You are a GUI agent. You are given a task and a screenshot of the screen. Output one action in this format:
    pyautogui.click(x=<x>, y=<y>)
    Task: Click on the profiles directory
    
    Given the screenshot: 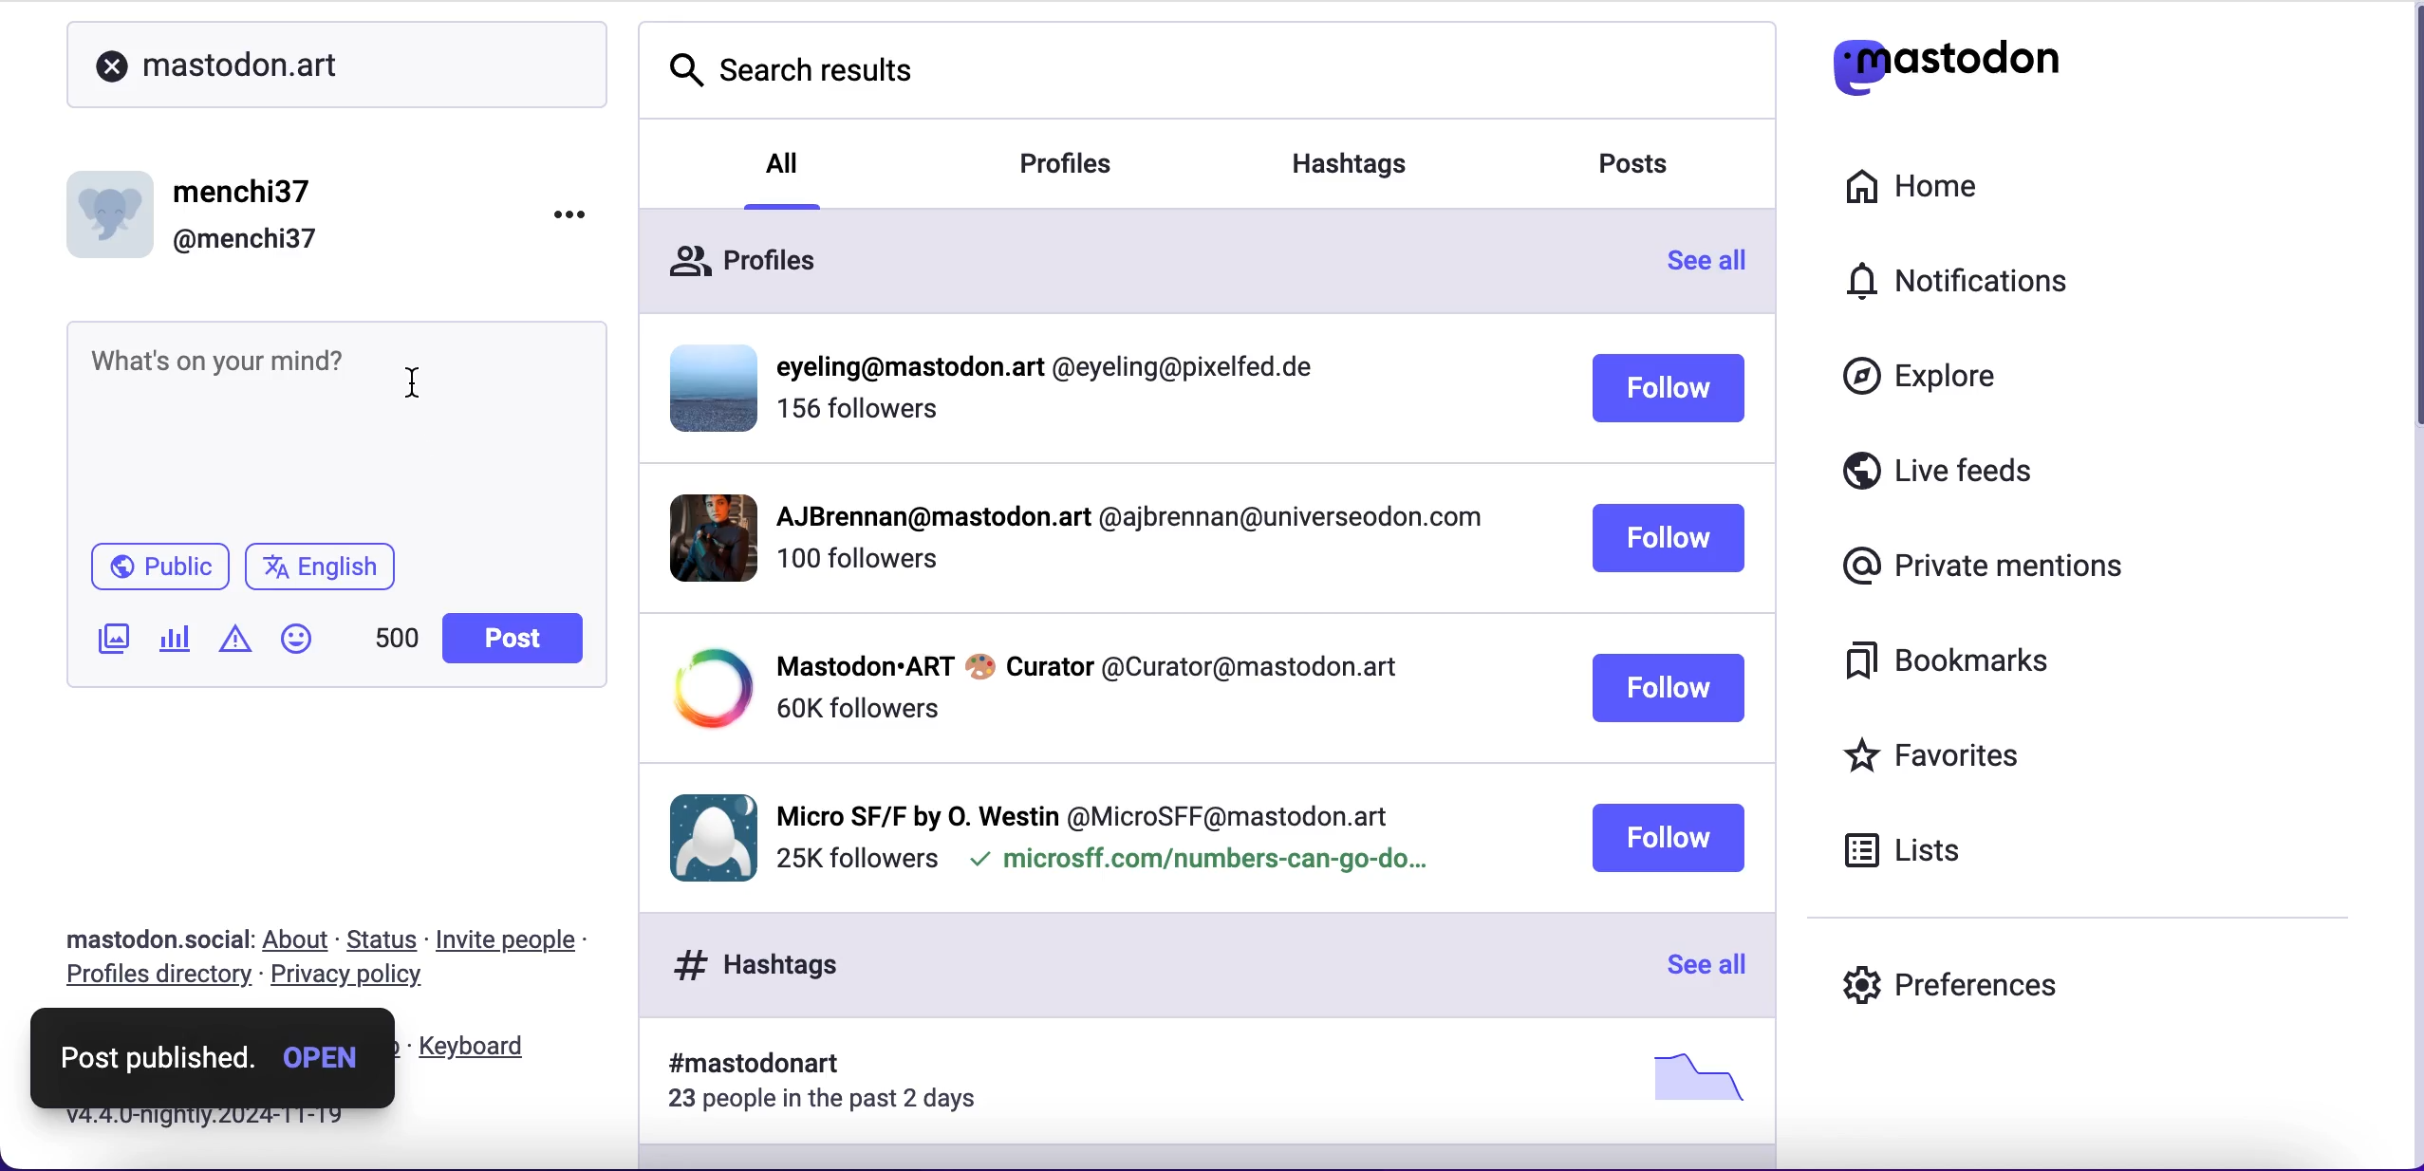 What is the action you would take?
    pyautogui.click(x=152, y=977)
    